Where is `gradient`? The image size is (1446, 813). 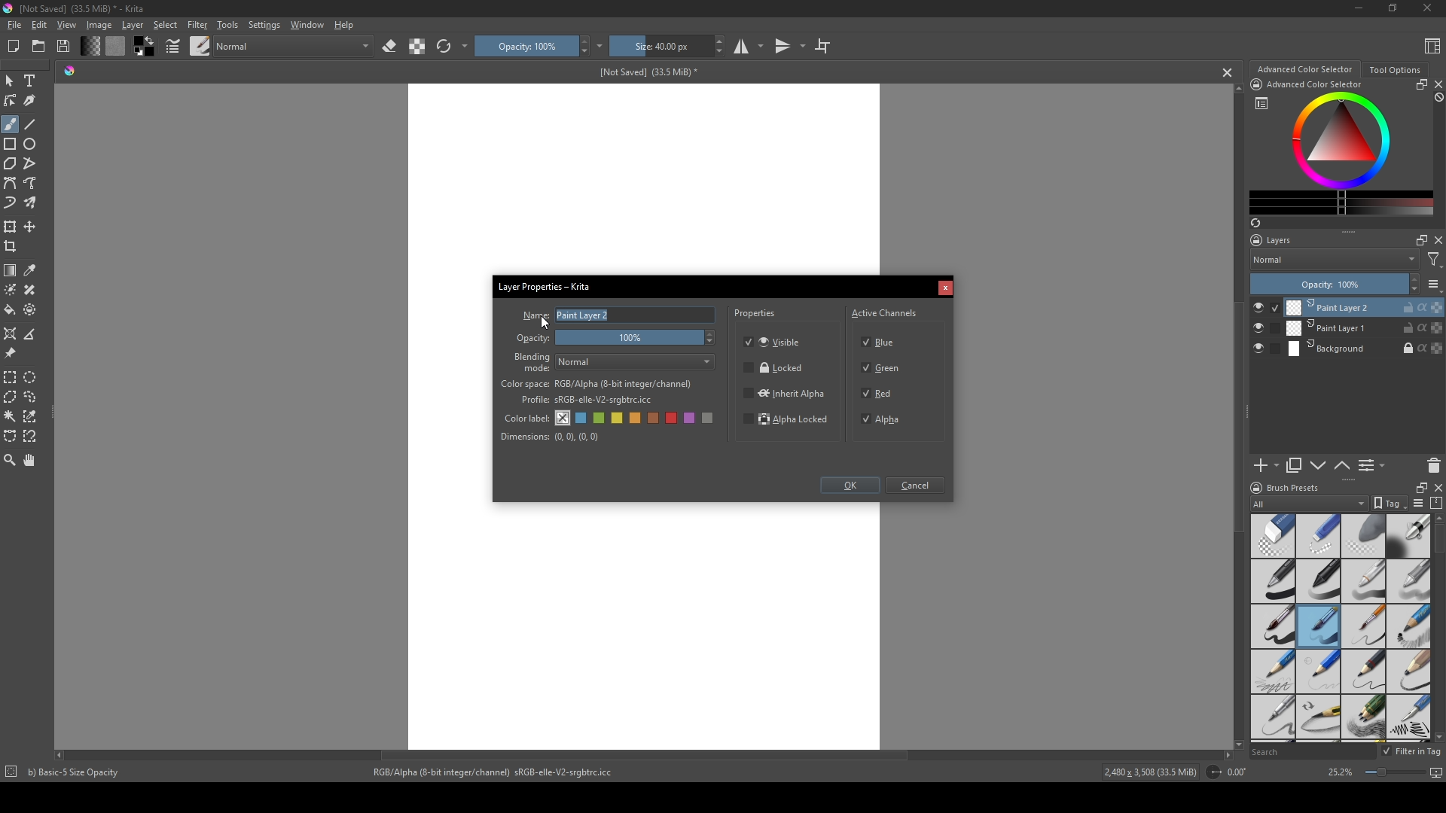 gradient is located at coordinates (11, 270).